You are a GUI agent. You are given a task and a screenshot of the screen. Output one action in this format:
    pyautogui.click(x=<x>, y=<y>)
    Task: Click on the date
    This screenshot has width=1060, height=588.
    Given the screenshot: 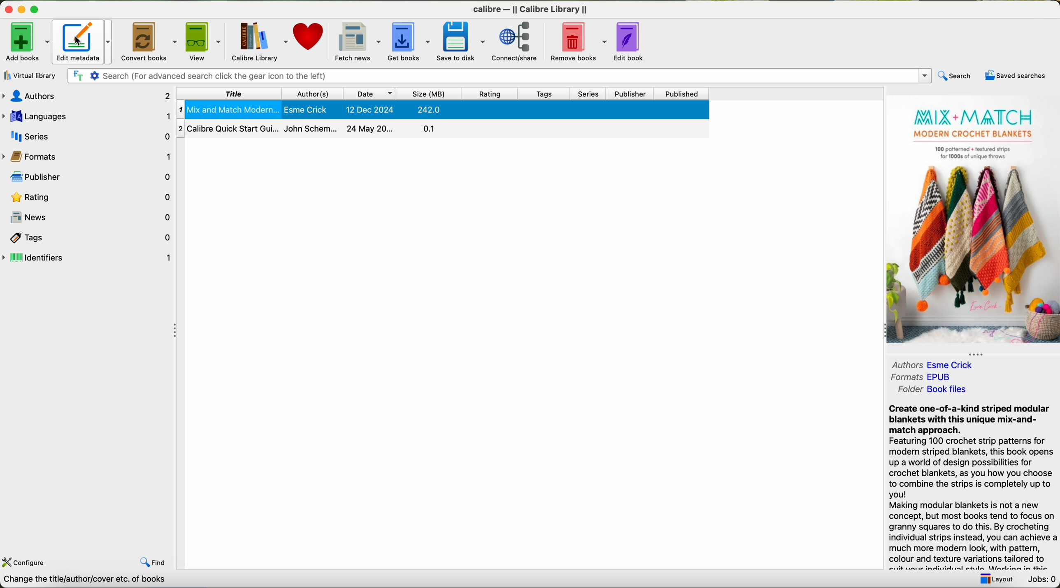 What is the action you would take?
    pyautogui.click(x=370, y=93)
    